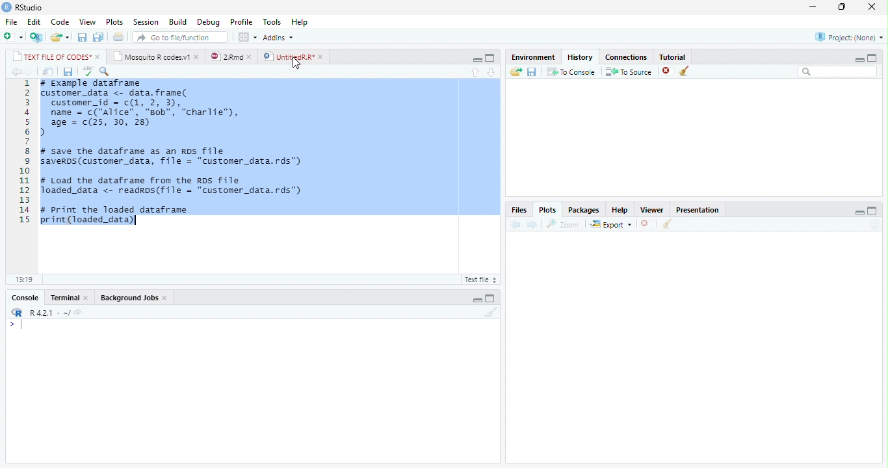 This screenshot has height=468, width=888. What do you see at coordinates (842, 7) in the screenshot?
I see `restore` at bounding box center [842, 7].